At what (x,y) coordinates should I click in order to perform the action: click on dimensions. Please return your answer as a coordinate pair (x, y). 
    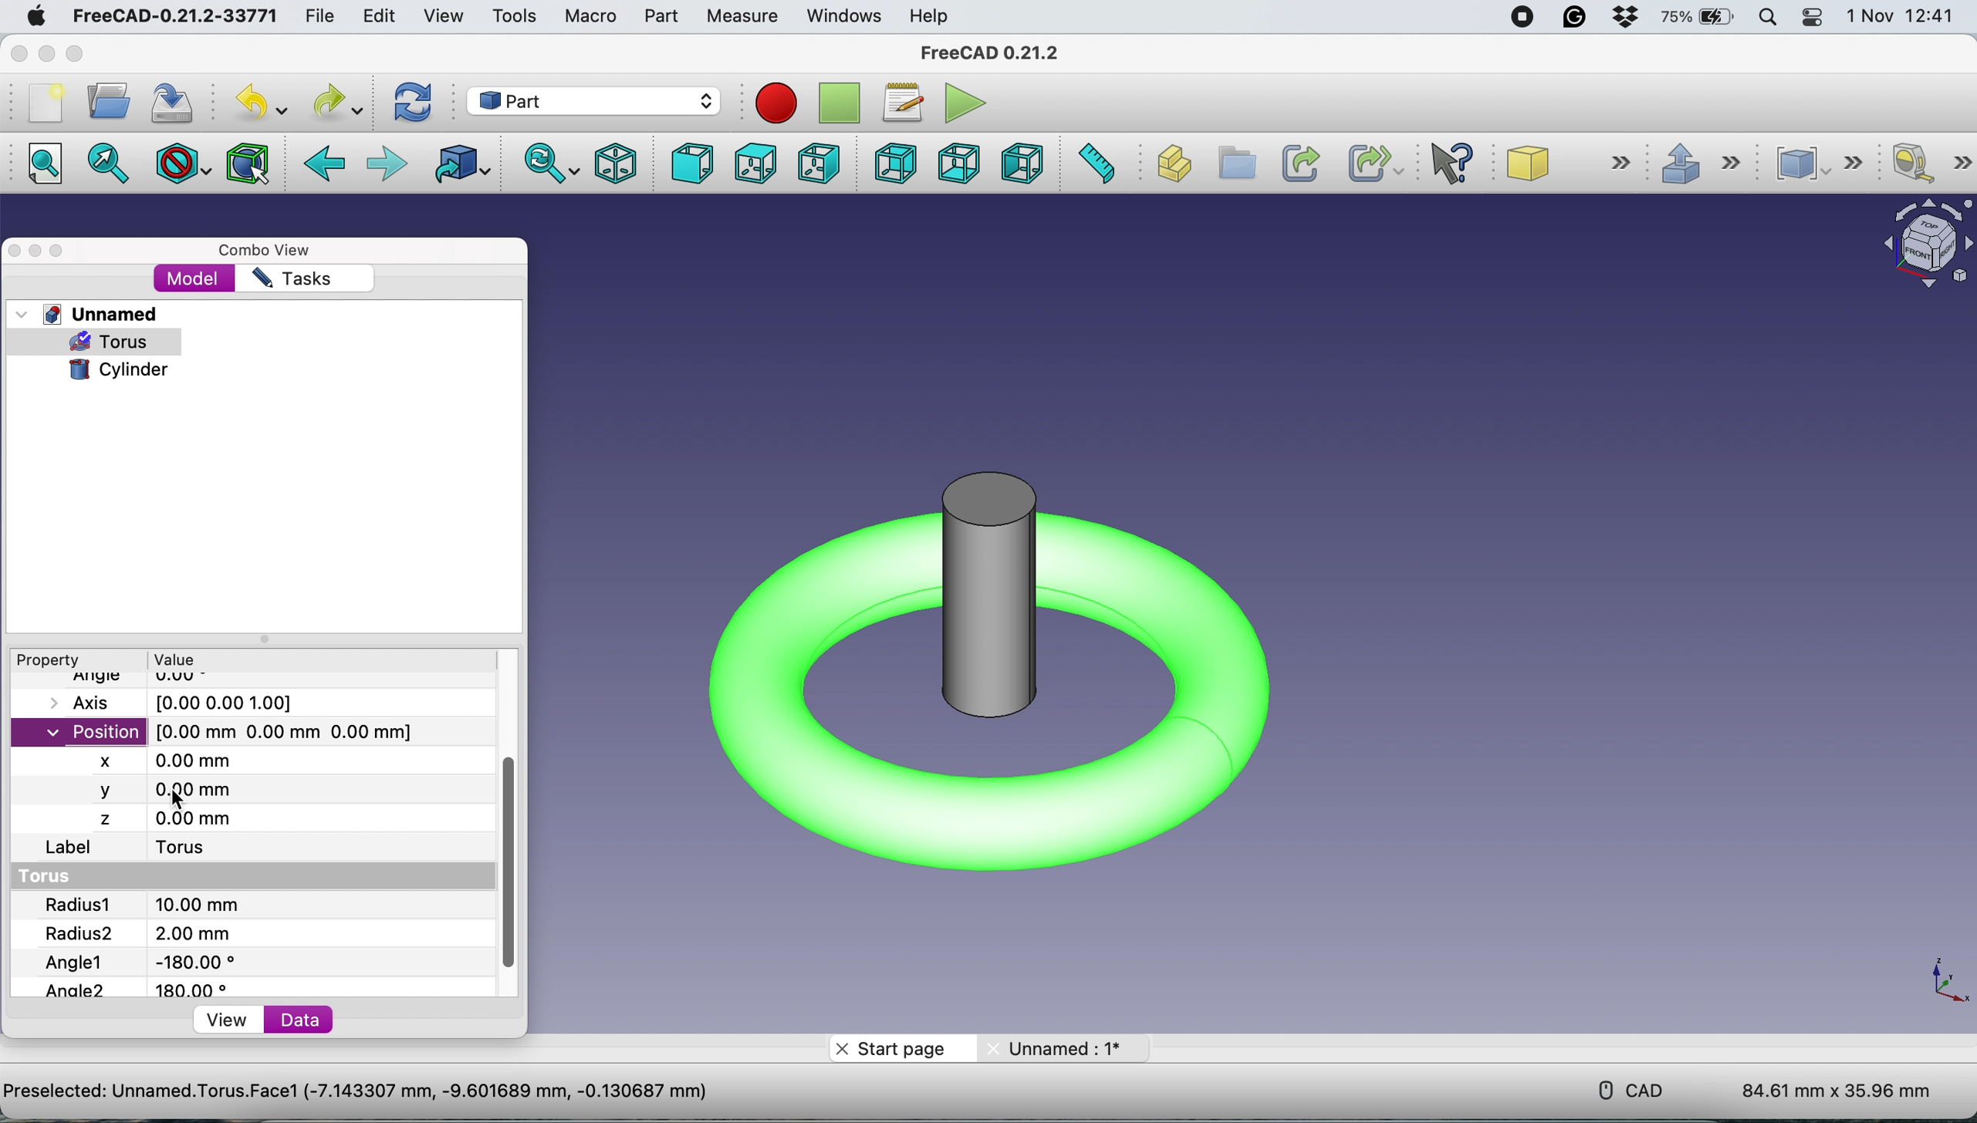
    Looking at the image, I should click on (1837, 1084).